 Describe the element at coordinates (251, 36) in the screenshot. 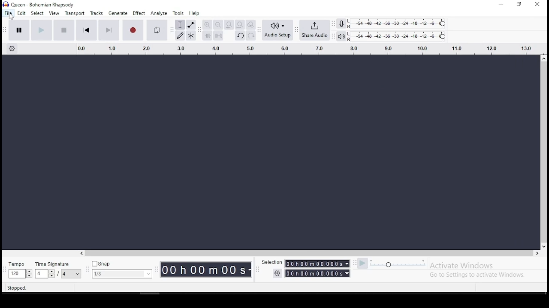

I see `redo` at that location.